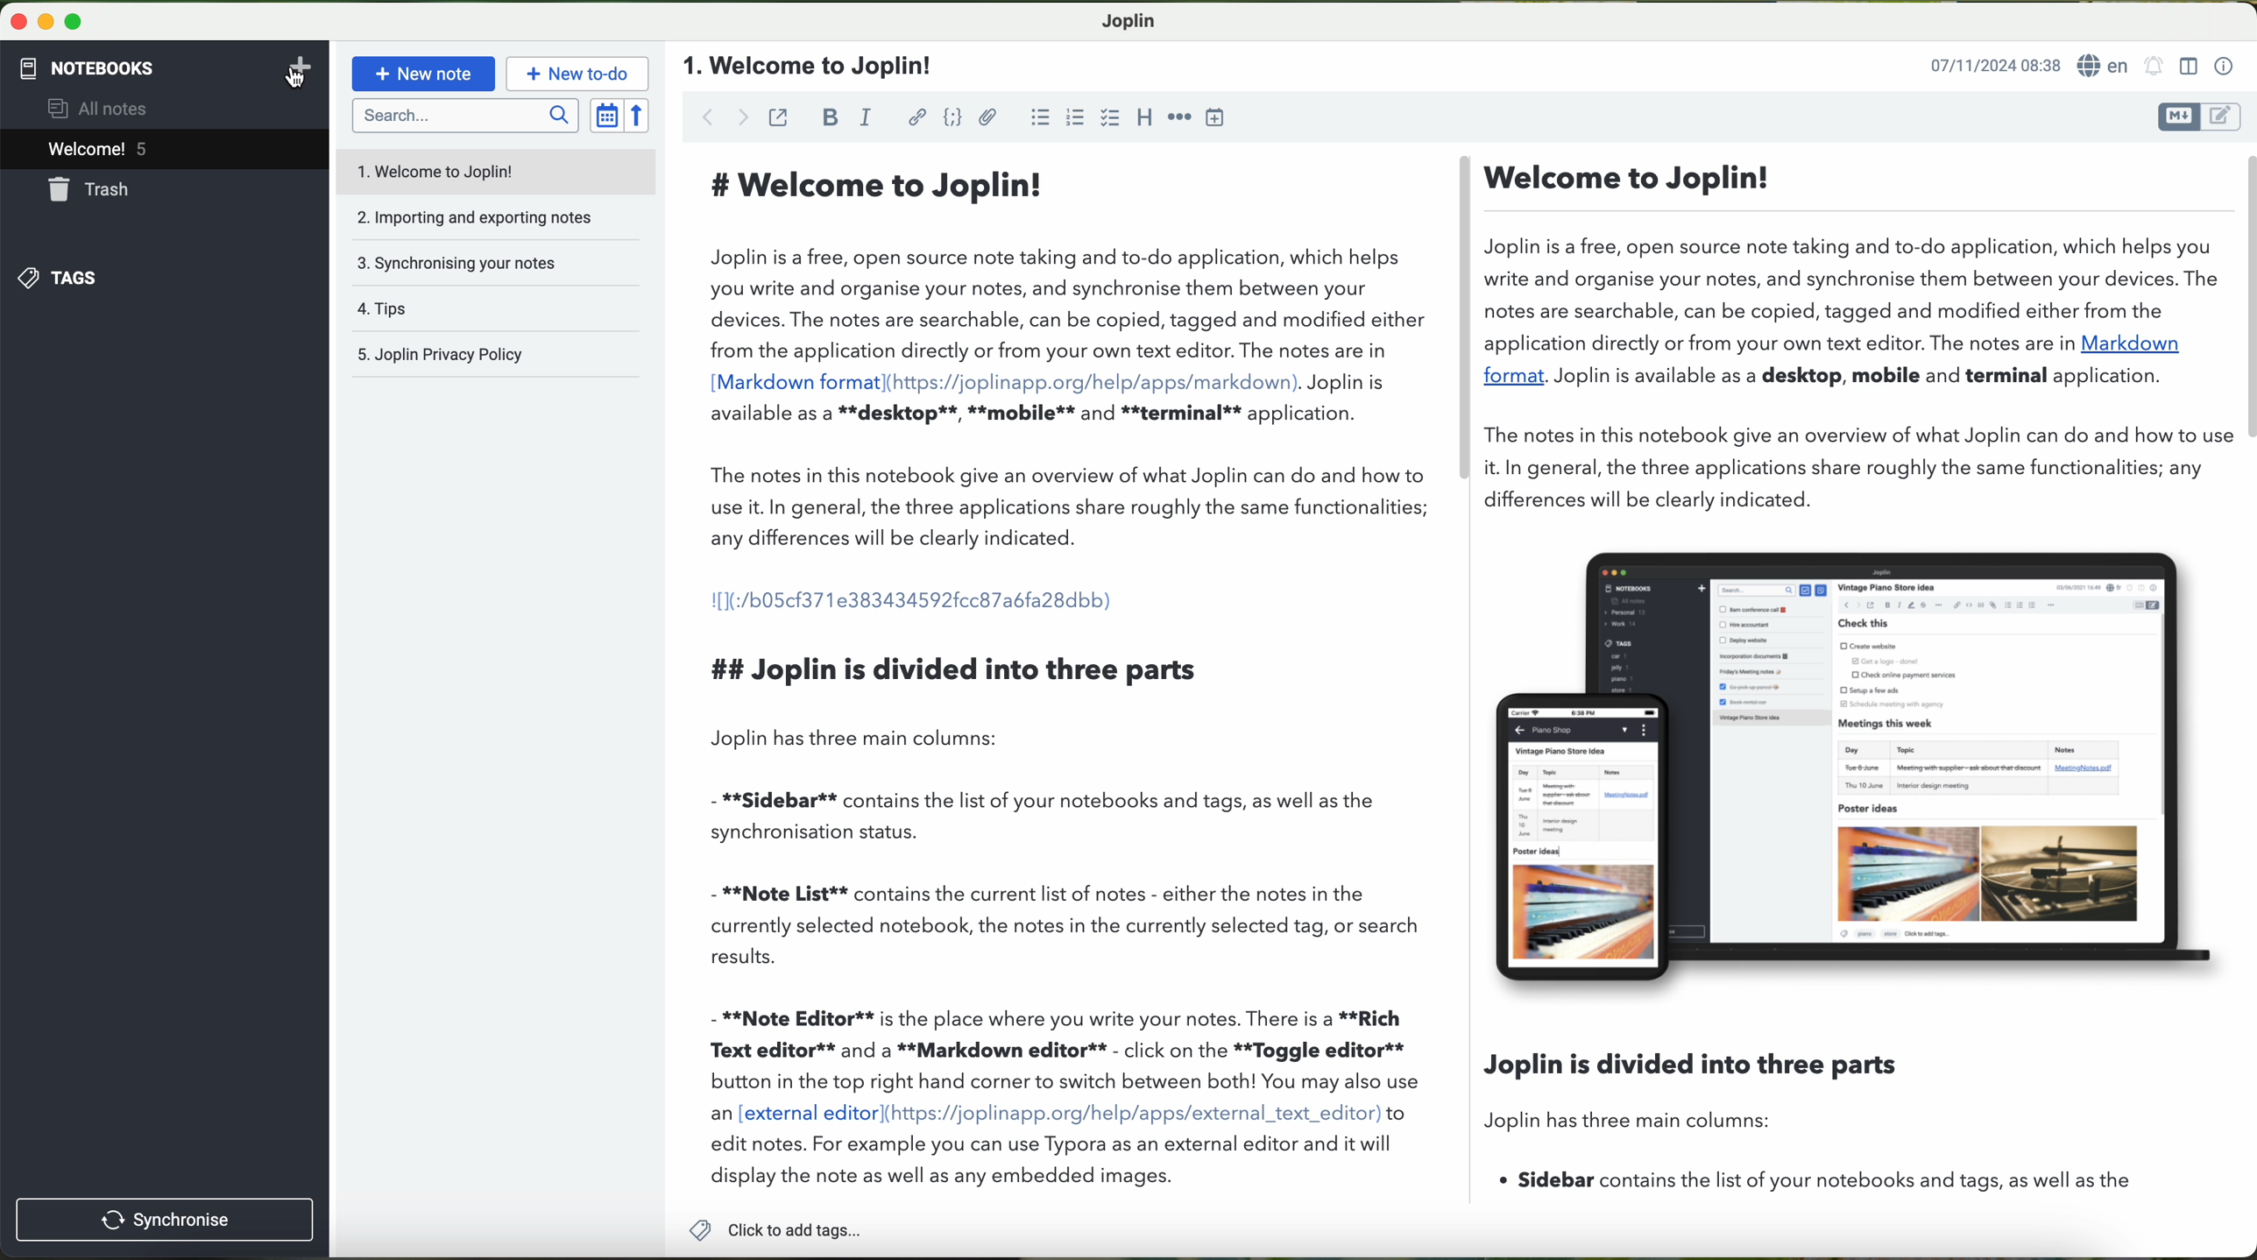 This screenshot has width=2257, height=1260. What do you see at coordinates (461, 116) in the screenshot?
I see `search bar` at bounding box center [461, 116].